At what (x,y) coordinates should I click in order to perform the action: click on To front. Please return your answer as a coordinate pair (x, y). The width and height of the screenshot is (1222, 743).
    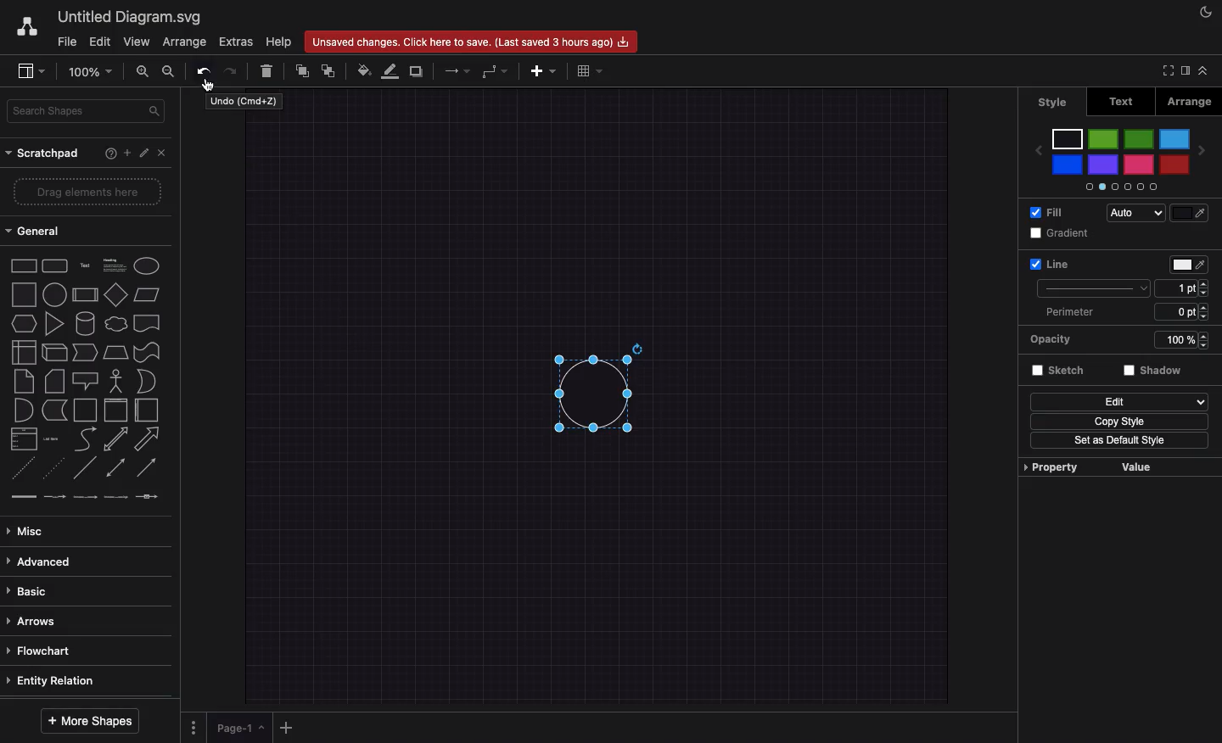
    Looking at the image, I should click on (302, 69).